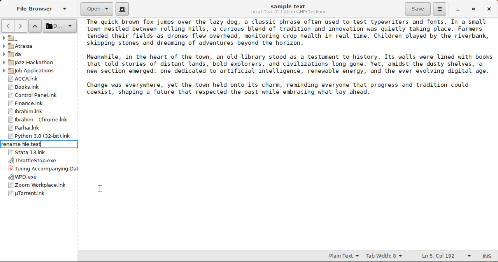 Image resolution: width=498 pixels, height=262 pixels. What do you see at coordinates (39, 79) in the screenshot?
I see `ACCA Folder Shortcut Link` at bounding box center [39, 79].